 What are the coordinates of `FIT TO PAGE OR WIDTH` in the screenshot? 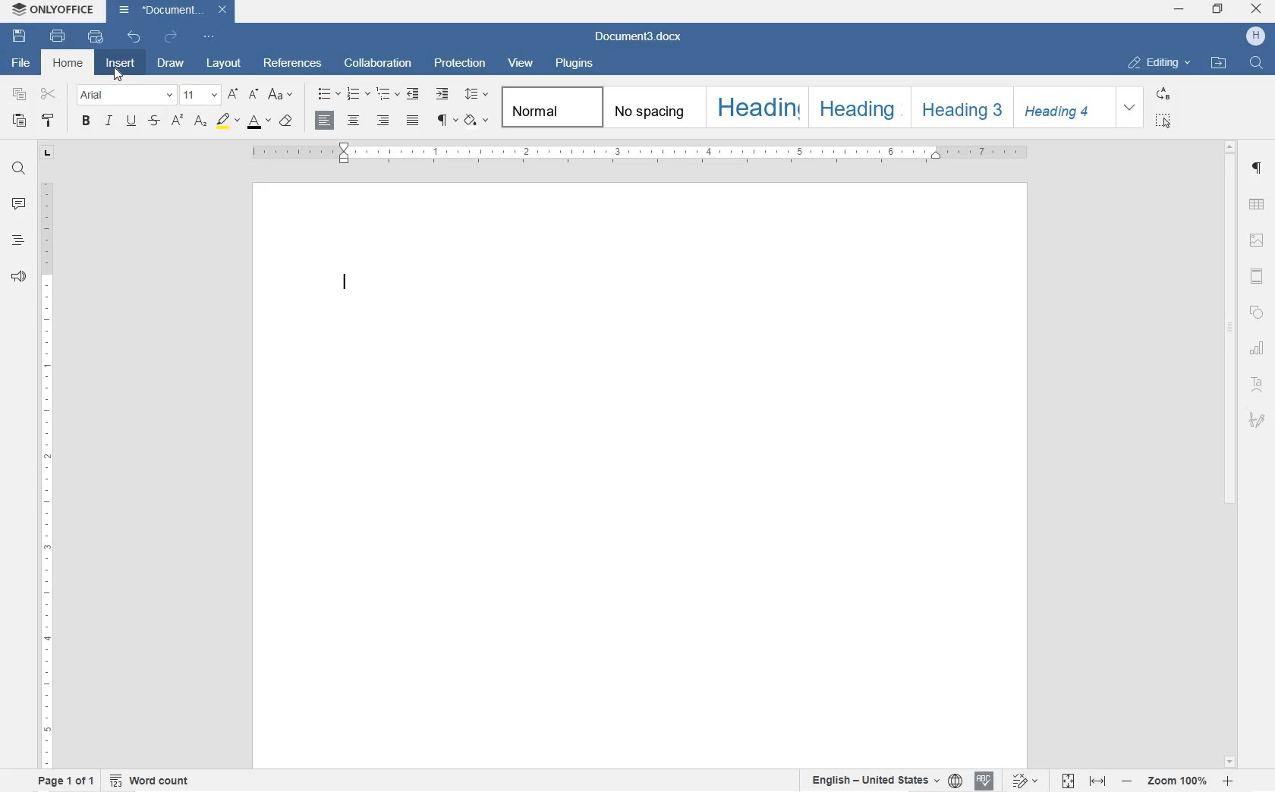 It's located at (1084, 782).